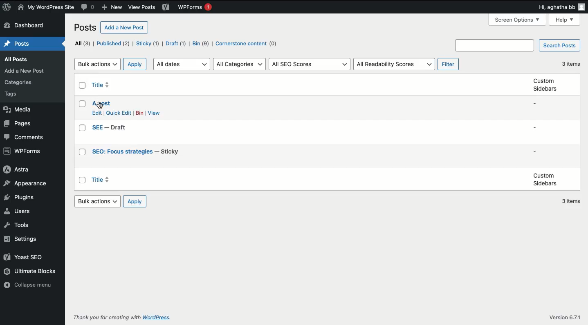 The image size is (588, 325). I want to click on Hi user, so click(549, 8).